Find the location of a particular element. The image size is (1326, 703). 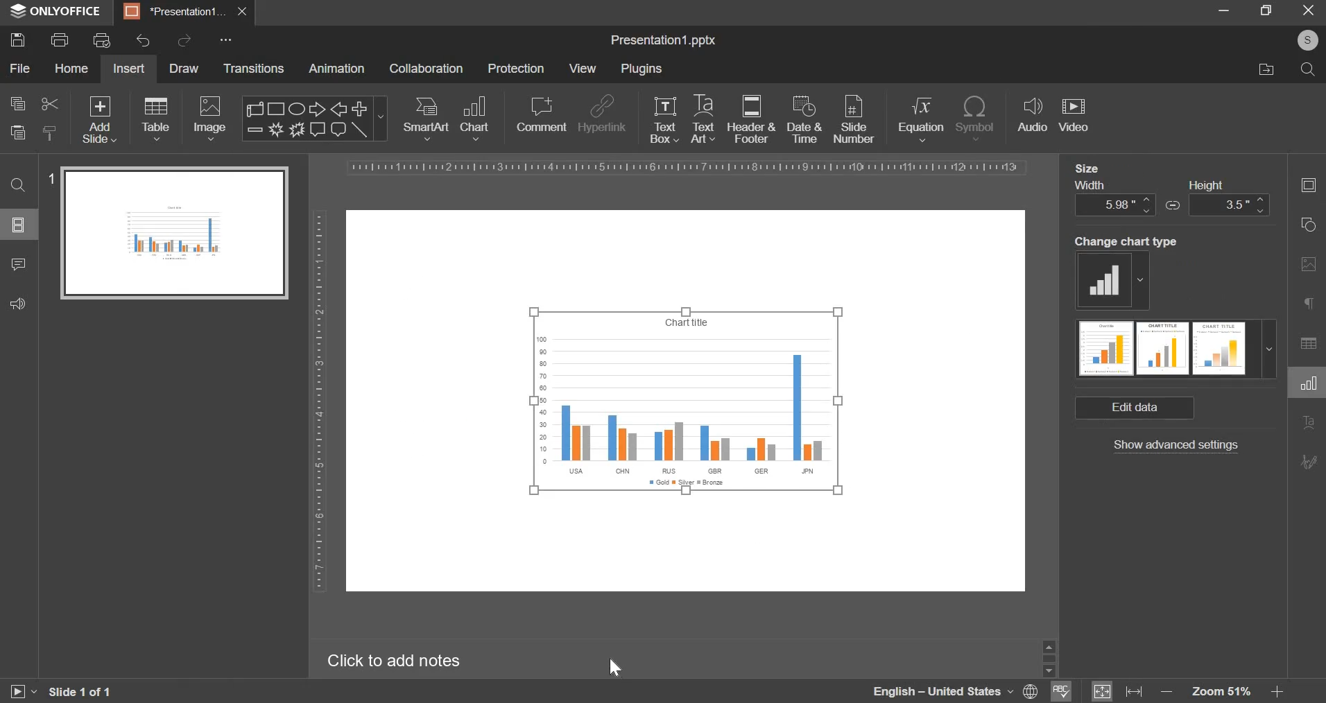

profile is located at coordinates (1307, 39).